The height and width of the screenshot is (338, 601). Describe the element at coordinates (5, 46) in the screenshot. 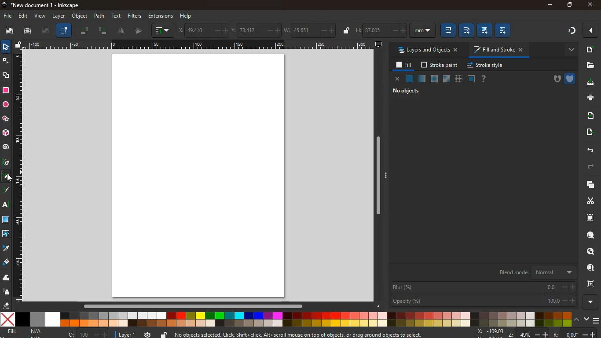

I see `select` at that location.